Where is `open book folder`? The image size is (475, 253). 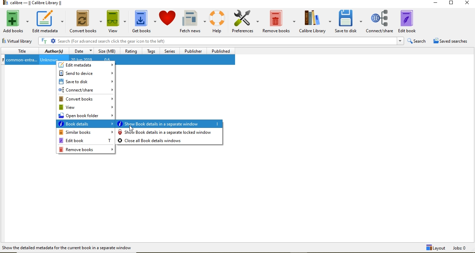
open book folder is located at coordinates (87, 116).